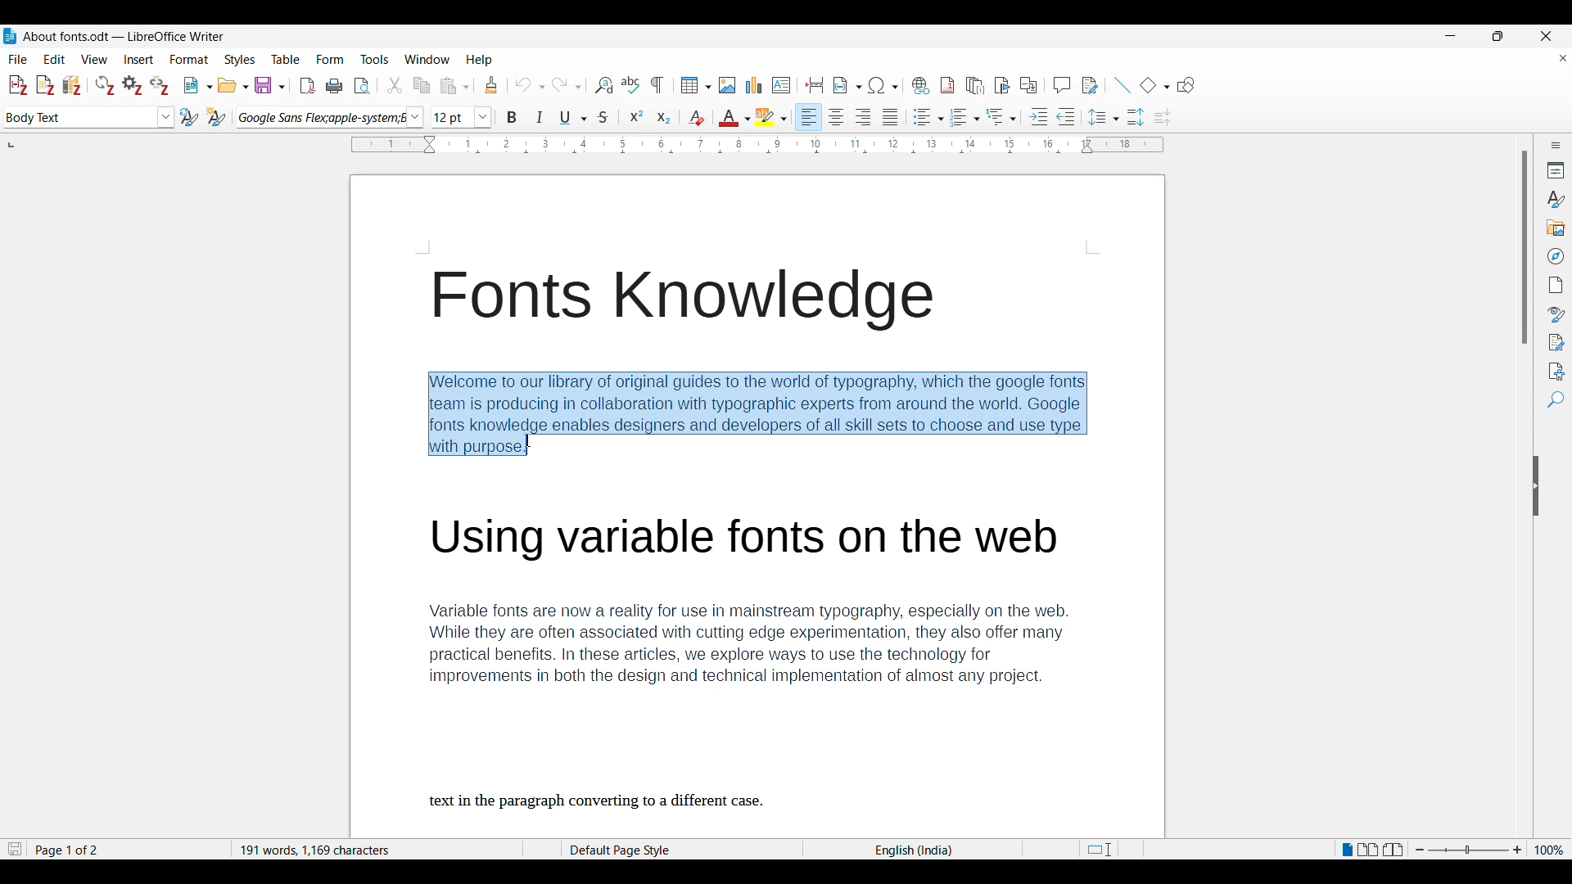 The image size is (1572, 884). I want to click on Insert bookmark, so click(1003, 86).